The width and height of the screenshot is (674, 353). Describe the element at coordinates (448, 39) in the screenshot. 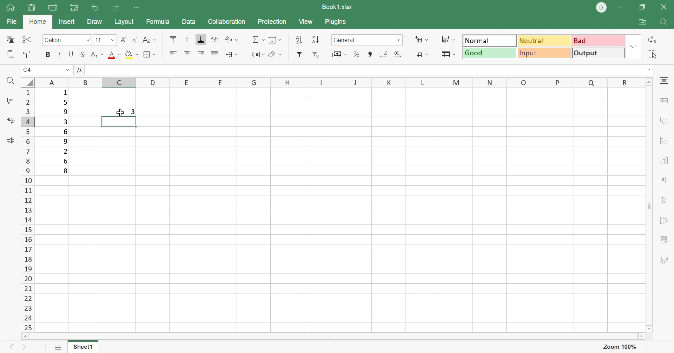

I see `Conditional formatting` at that location.